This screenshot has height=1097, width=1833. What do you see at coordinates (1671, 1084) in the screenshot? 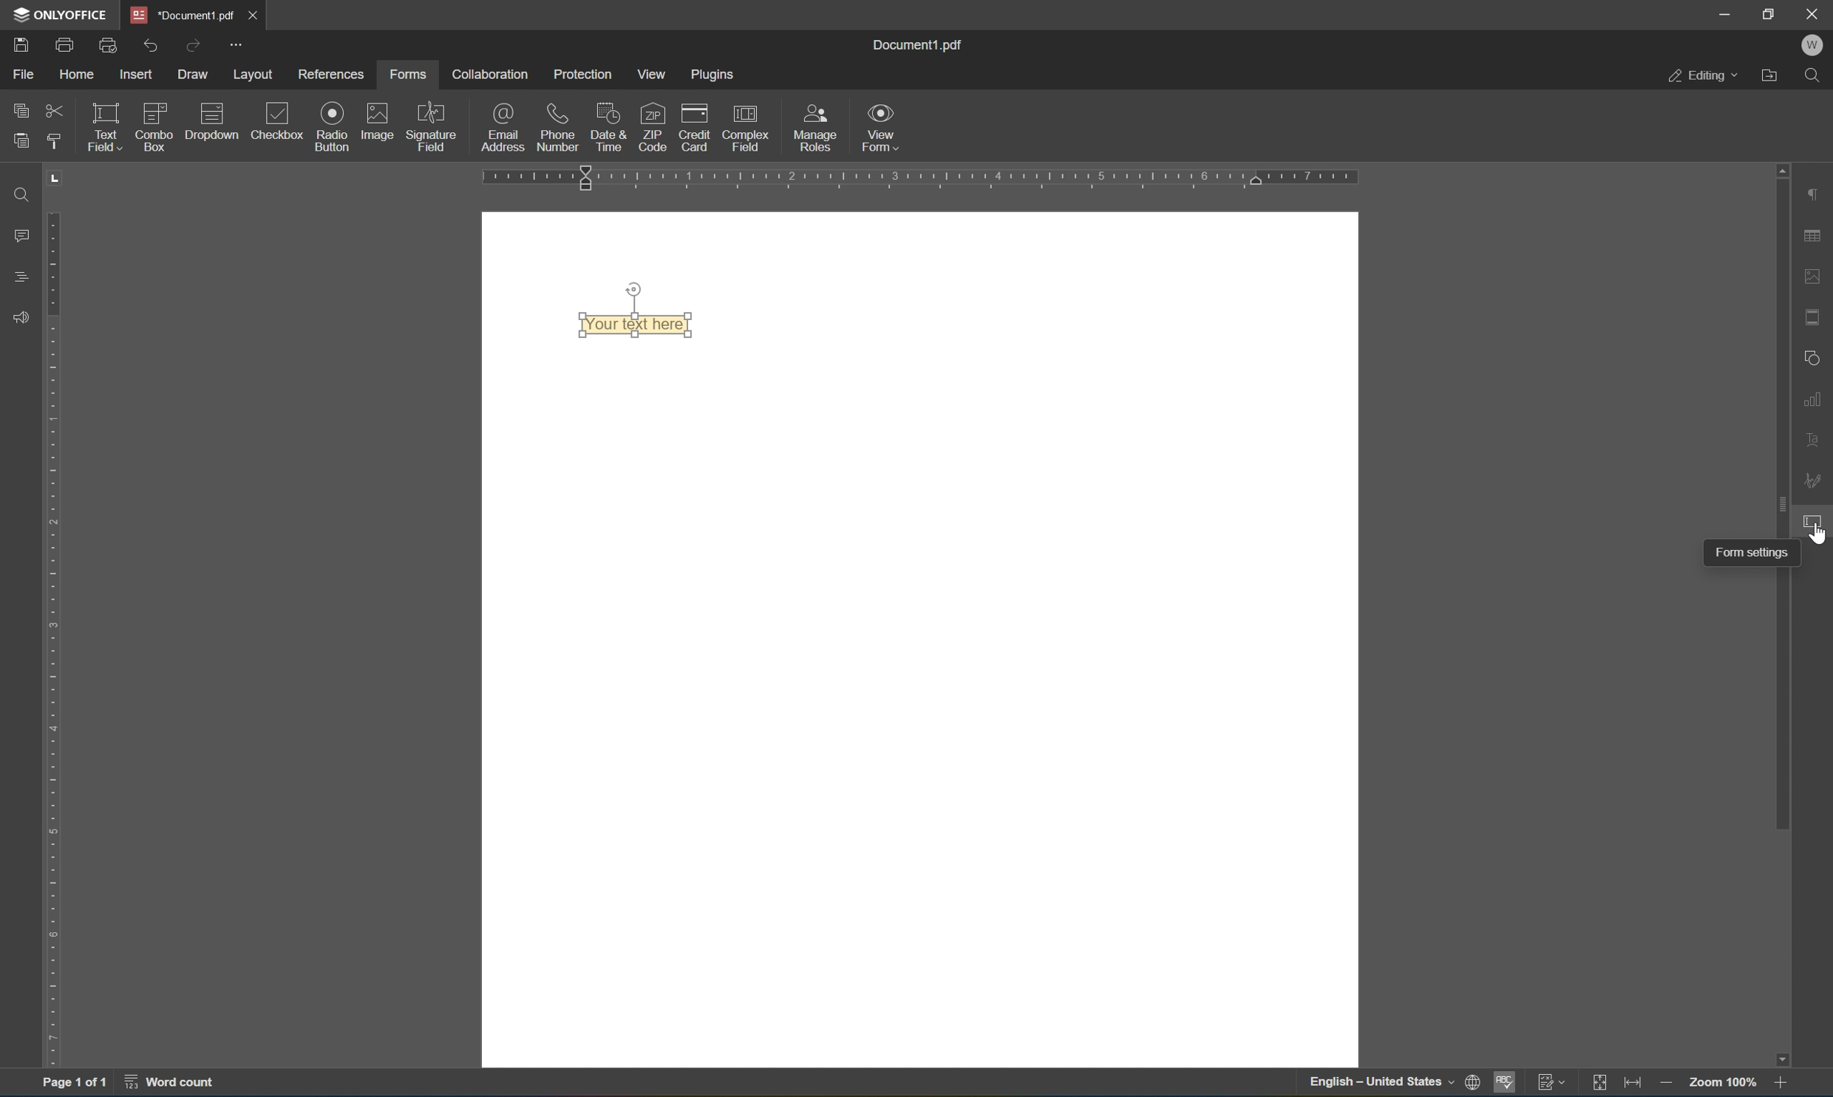
I see `Zoom out` at bounding box center [1671, 1084].